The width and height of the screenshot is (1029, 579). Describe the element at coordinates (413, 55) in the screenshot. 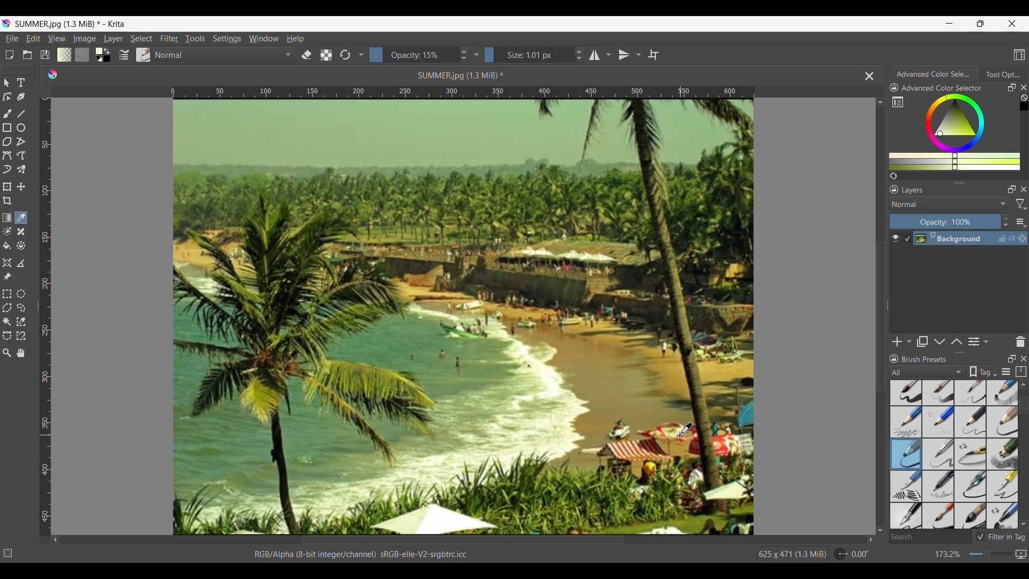

I see `Opacity: 15%` at that location.